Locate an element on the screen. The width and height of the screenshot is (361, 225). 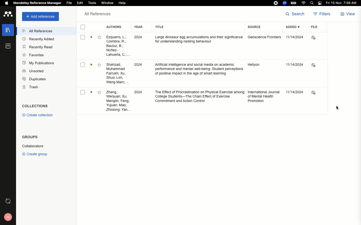
Filters is located at coordinates (322, 14).